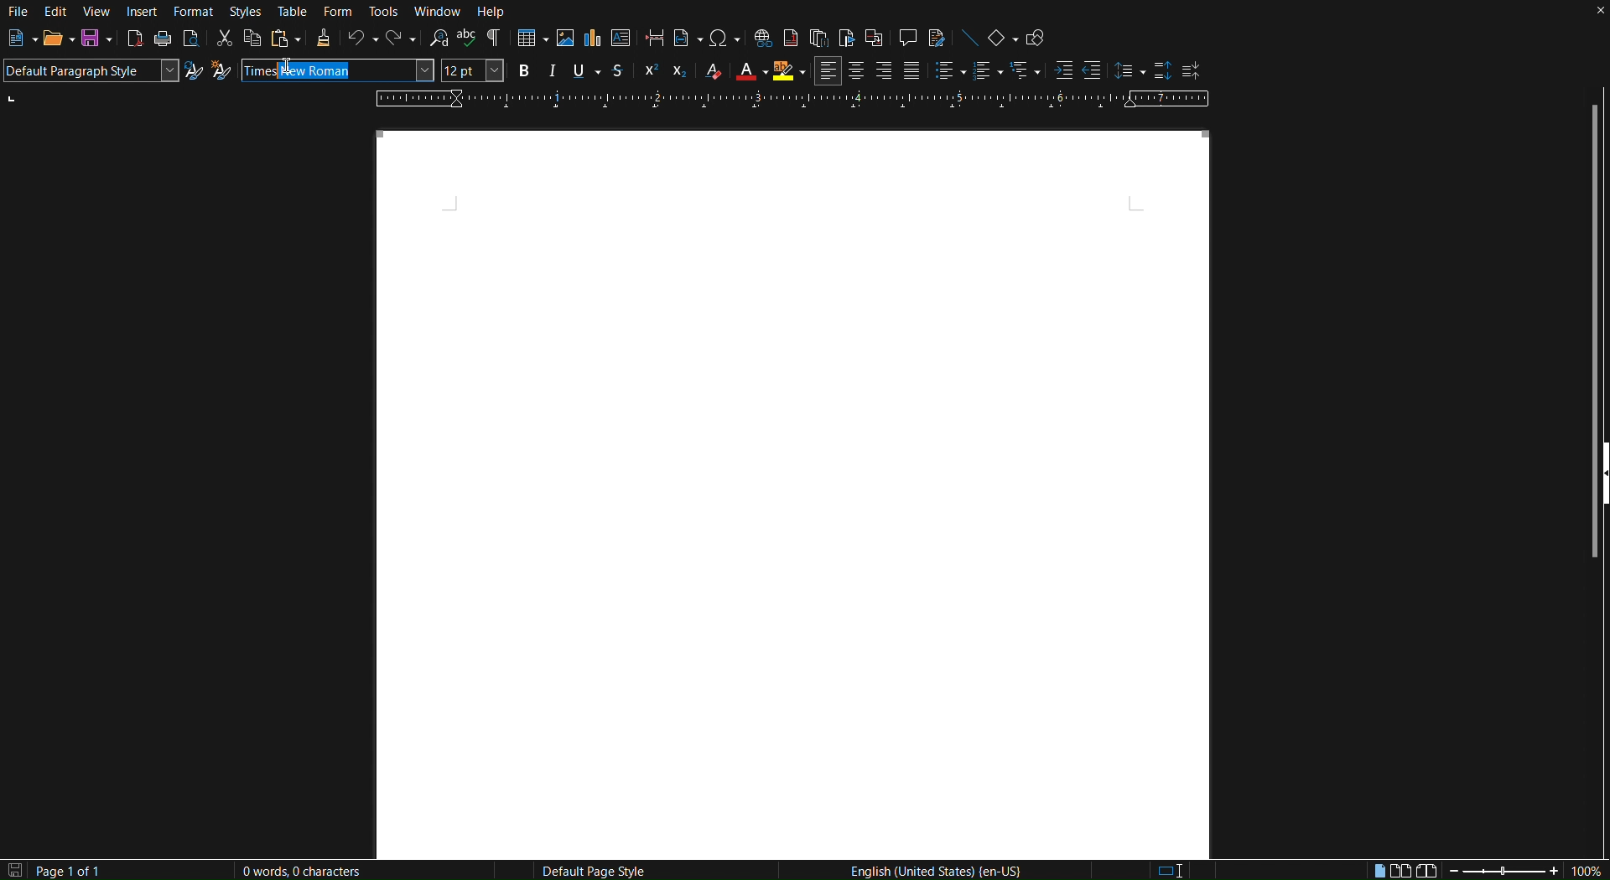 Image resolution: width=1610 pixels, height=880 pixels. Describe the element at coordinates (845, 40) in the screenshot. I see `Insert Bookmark` at that location.